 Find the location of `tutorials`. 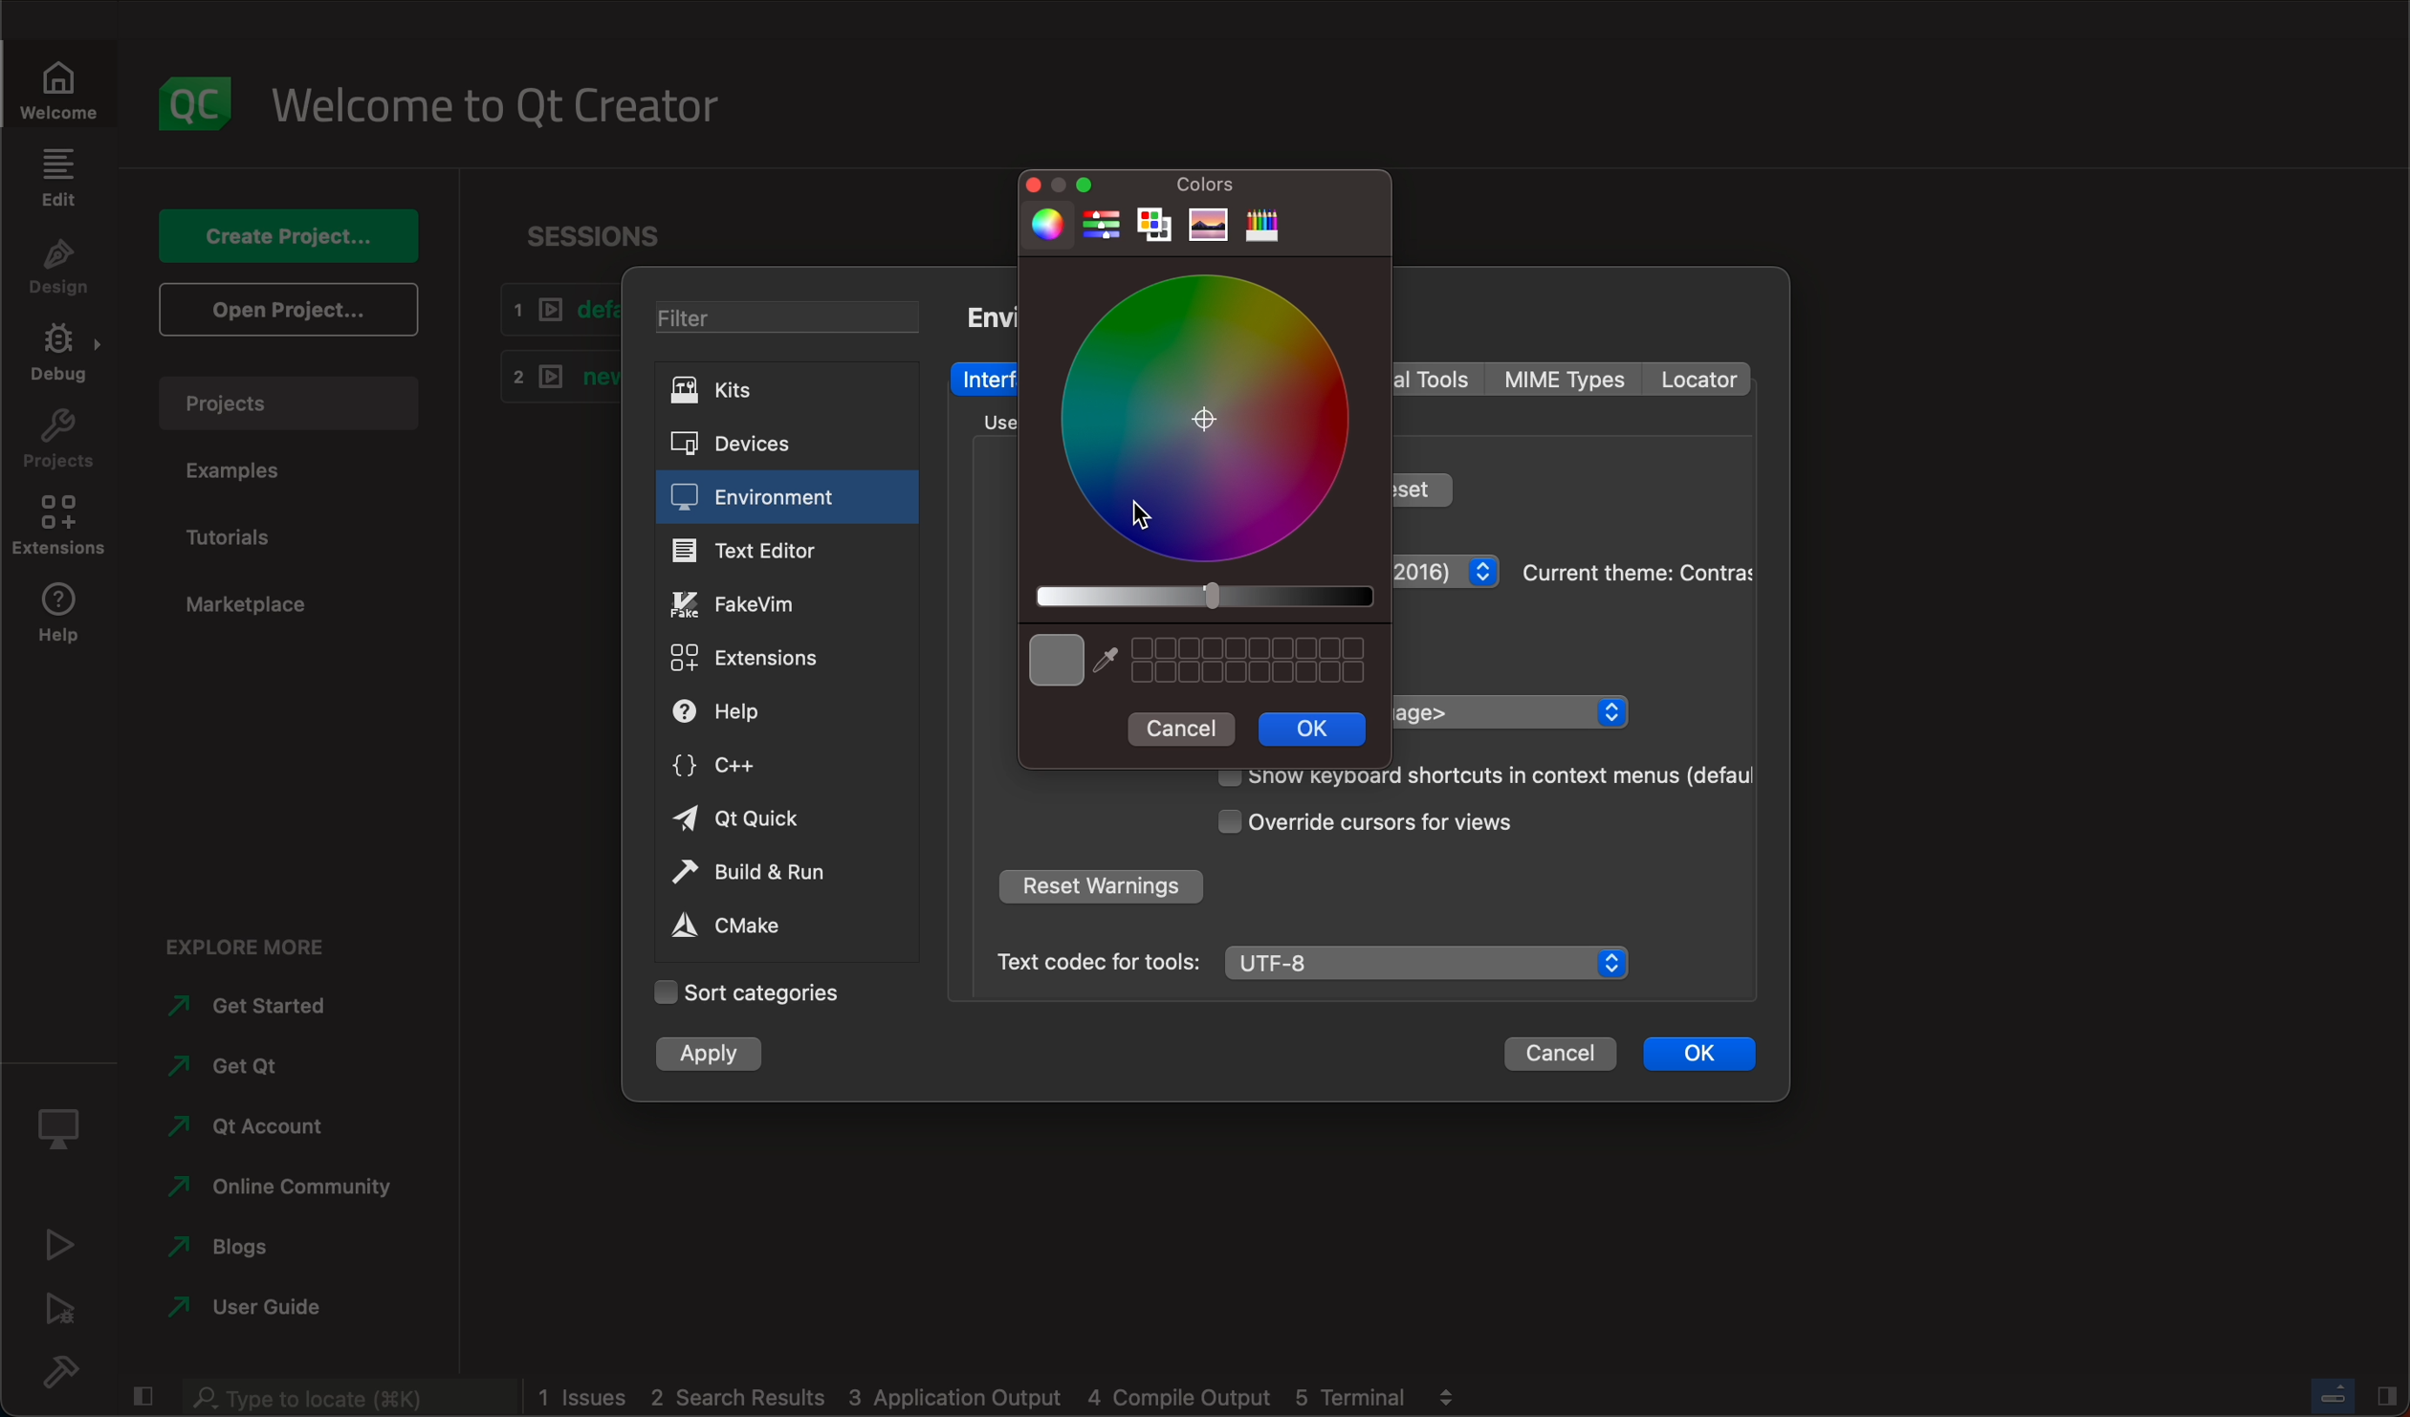

tutorials is located at coordinates (255, 534).